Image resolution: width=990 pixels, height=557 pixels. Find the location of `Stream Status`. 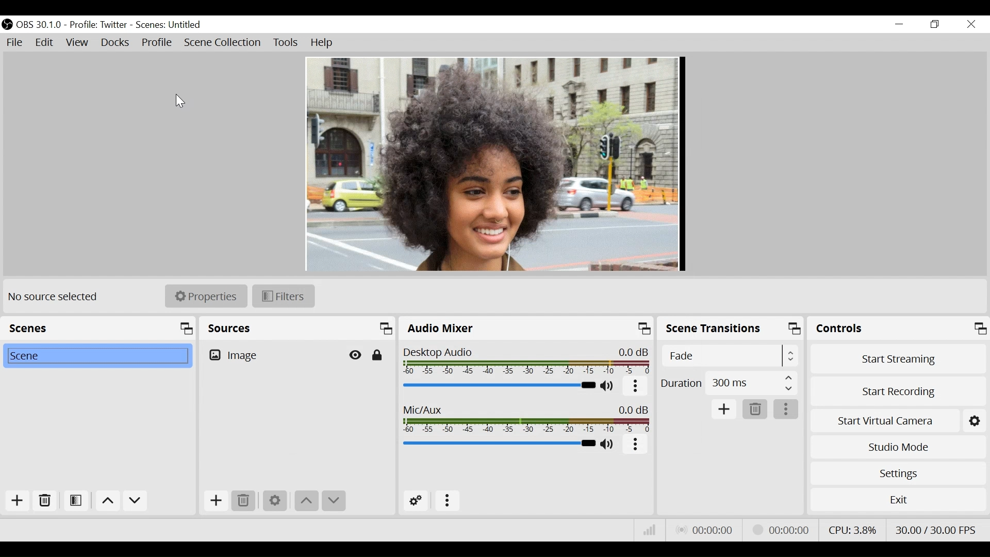

Stream Status is located at coordinates (782, 529).